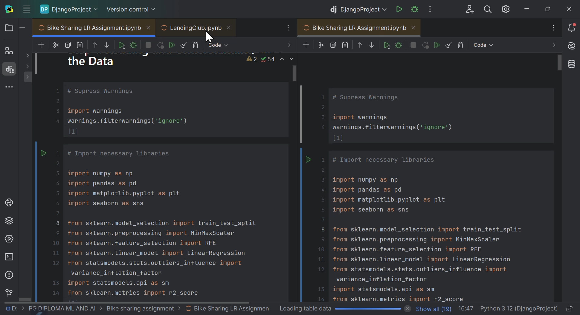 This screenshot has width=580, height=315. What do you see at coordinates (345, 46) in the screenshot?
I see `paste below cell` at bounding box center [345, 46].